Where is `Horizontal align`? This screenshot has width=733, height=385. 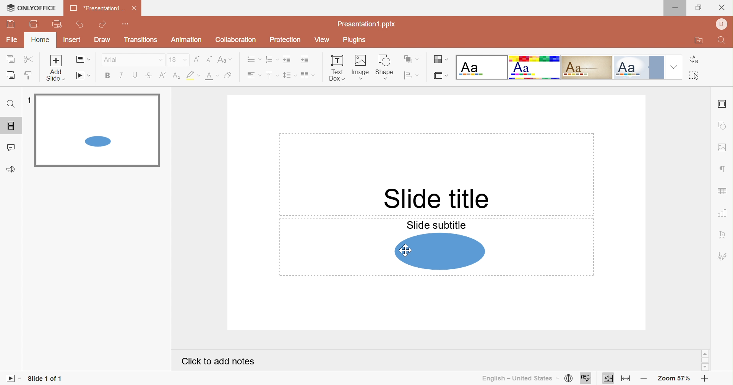 Horizontal align is located at coordinates (253, 76).